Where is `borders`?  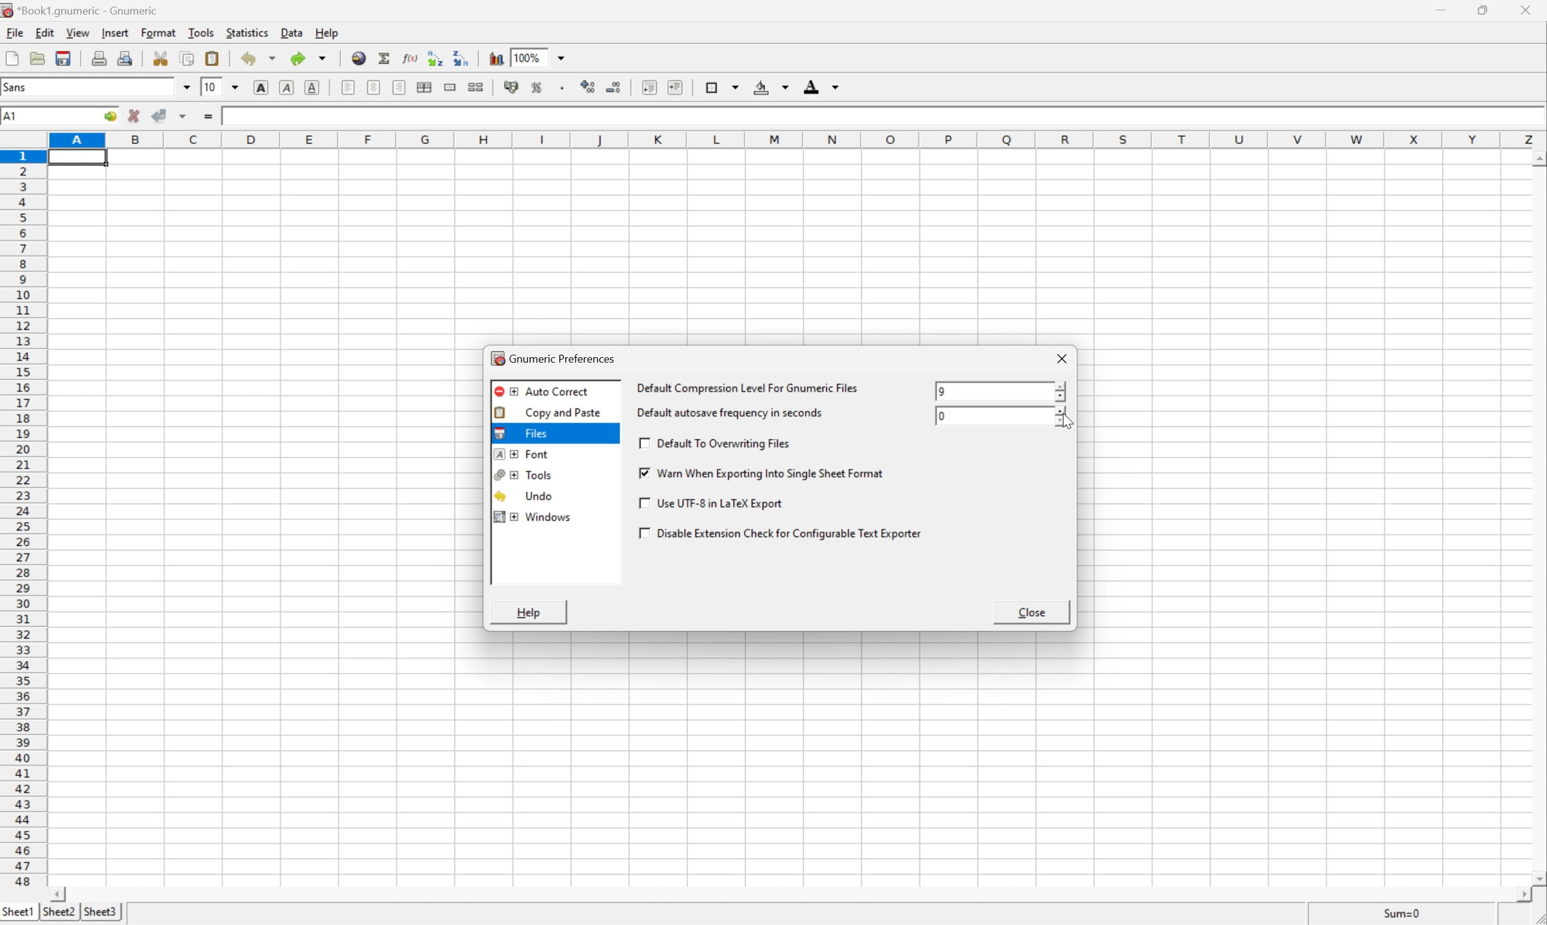 borders is located at coordinates (722, 87).